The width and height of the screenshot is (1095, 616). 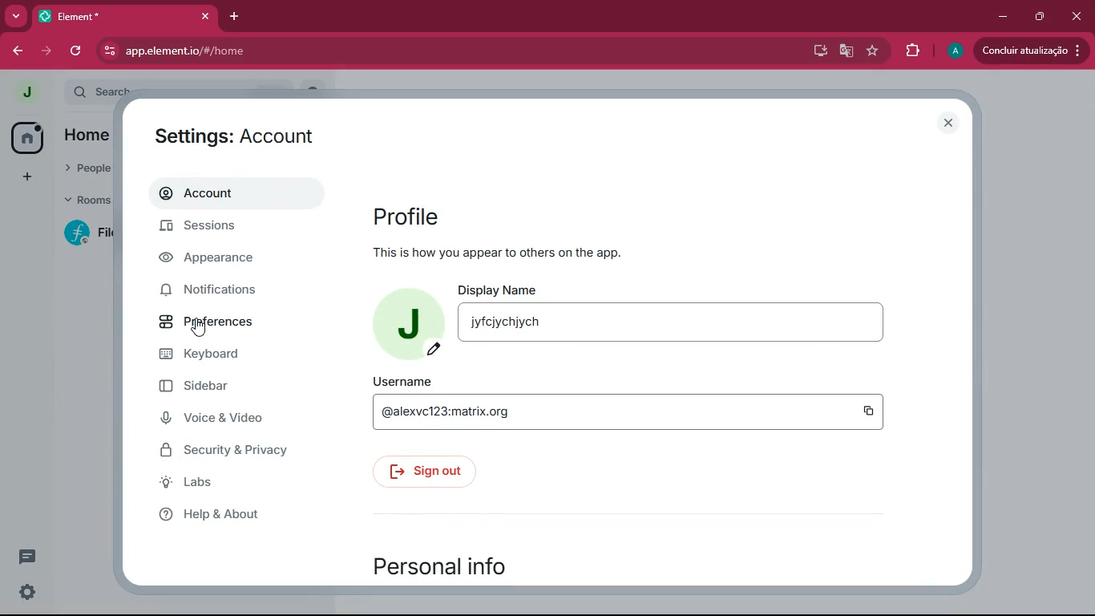 I want to click on favourite, so click(x=871, y=51).